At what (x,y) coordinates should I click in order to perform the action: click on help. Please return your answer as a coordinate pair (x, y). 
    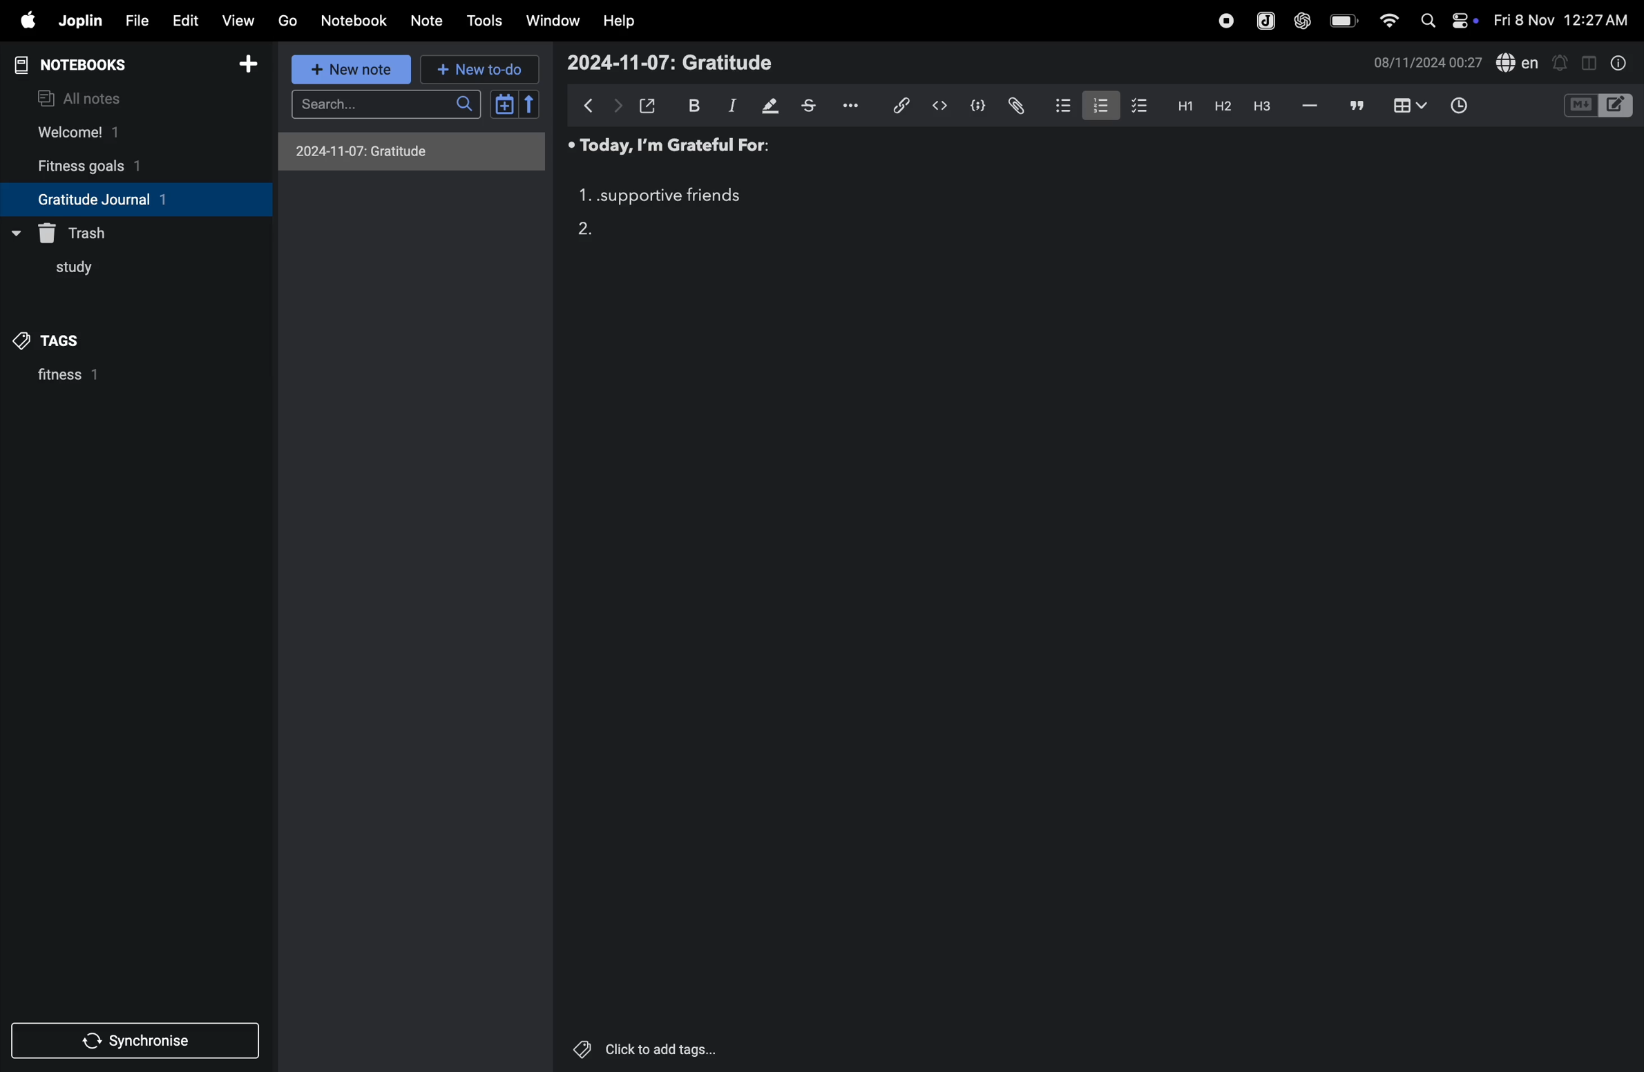
    Looking at the image, I should click on (620, 22).